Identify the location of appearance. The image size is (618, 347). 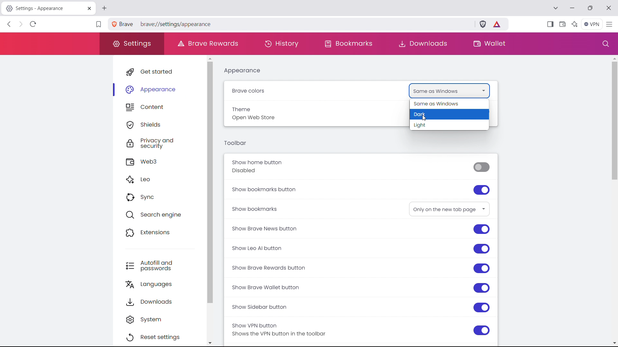
(163, 88).